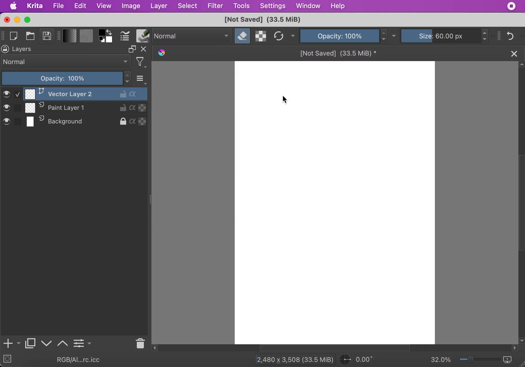  I want to click on rotation, so click(359, 360).